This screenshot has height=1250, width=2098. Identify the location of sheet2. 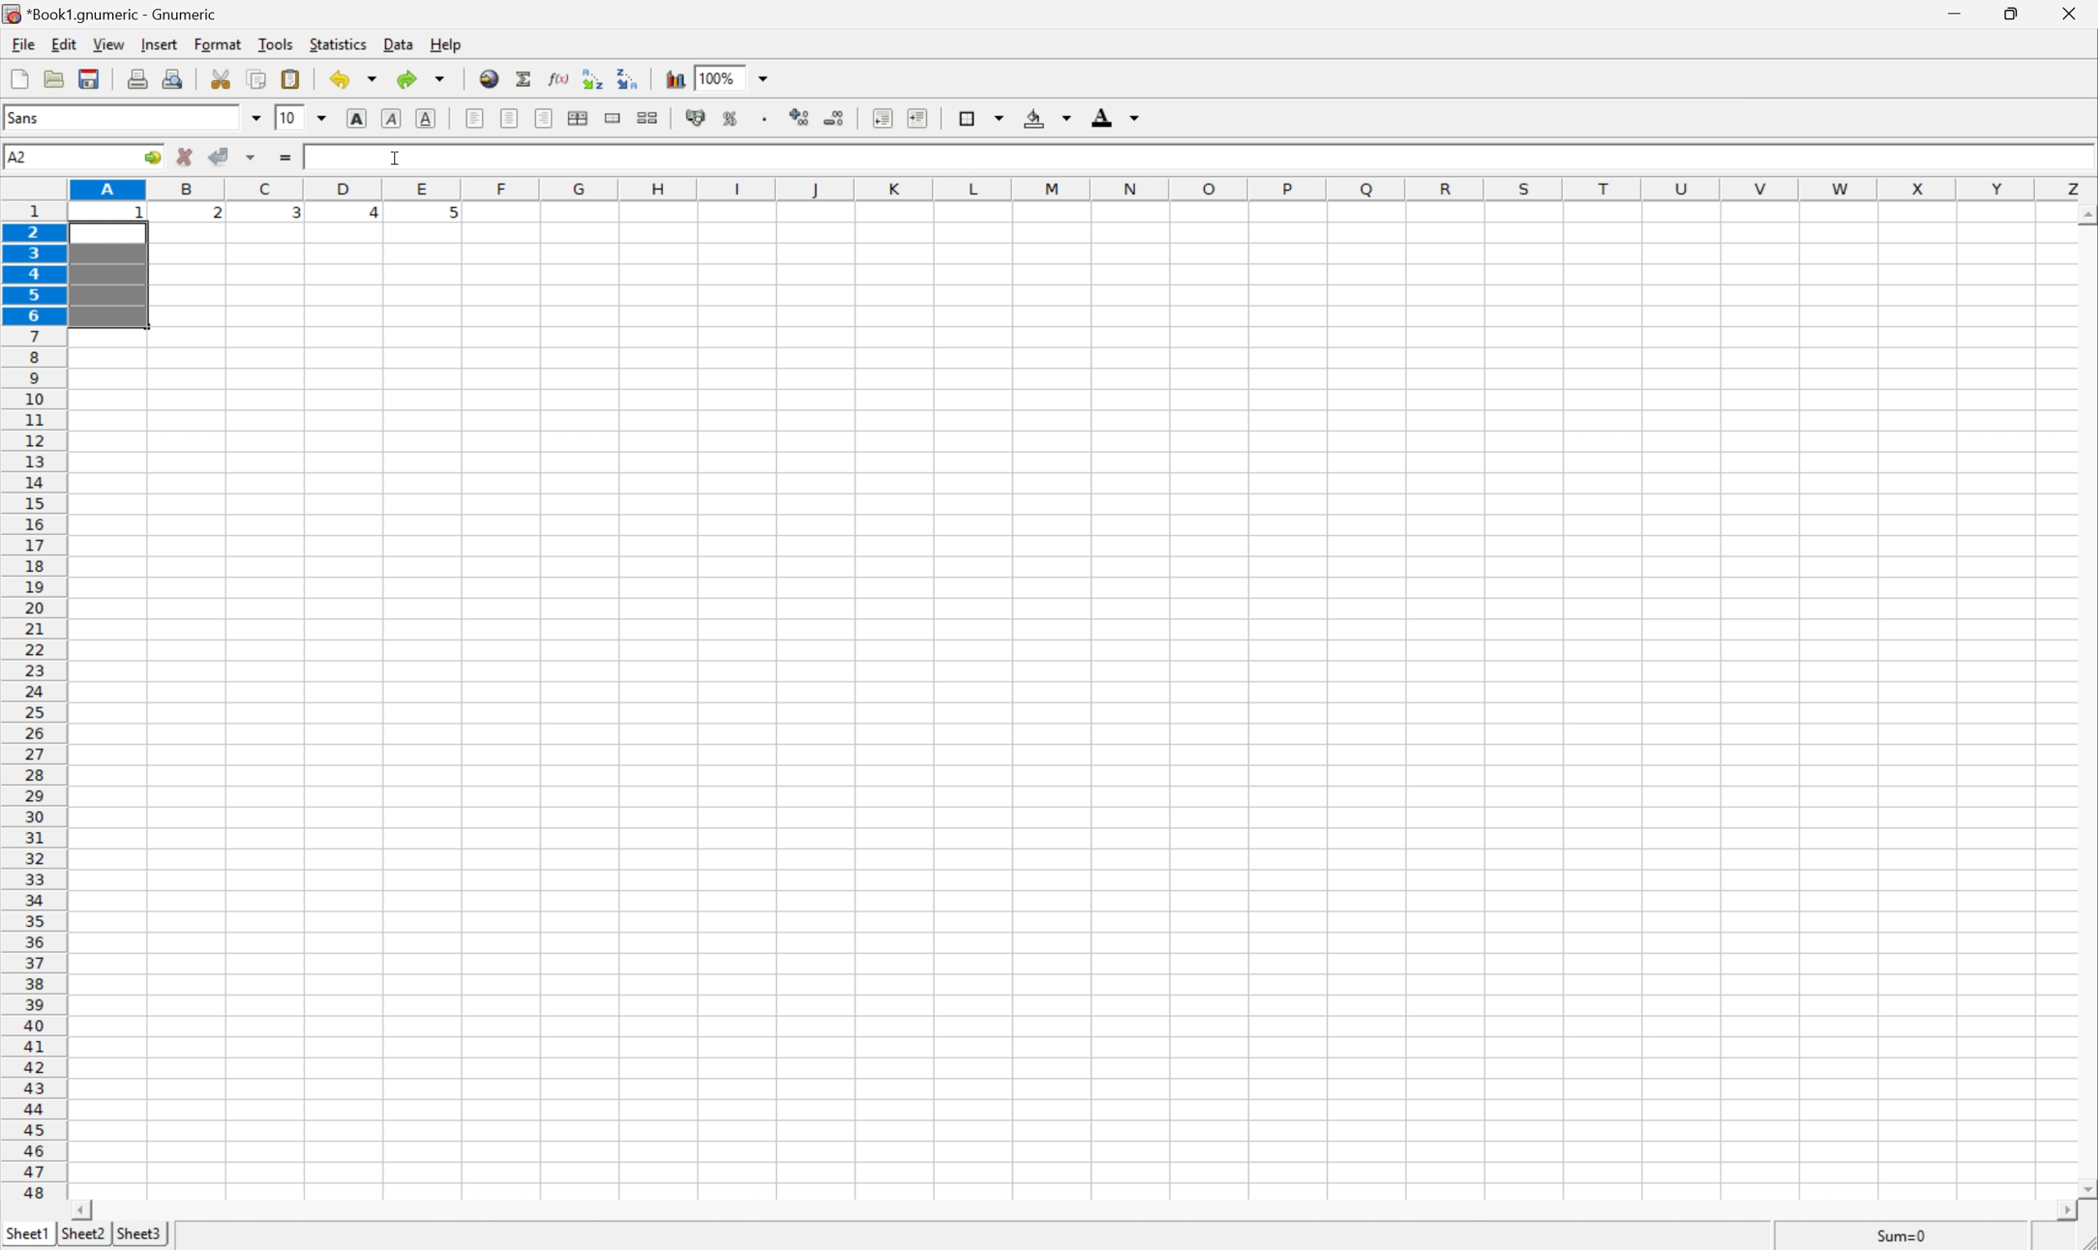
(84, 1238).